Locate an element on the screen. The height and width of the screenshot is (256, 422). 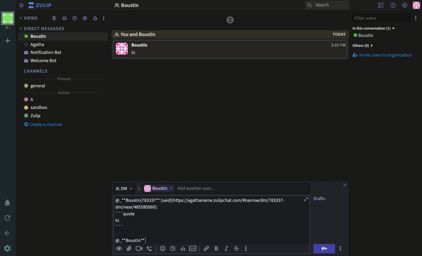
Text is located at coordinates (202, 214).